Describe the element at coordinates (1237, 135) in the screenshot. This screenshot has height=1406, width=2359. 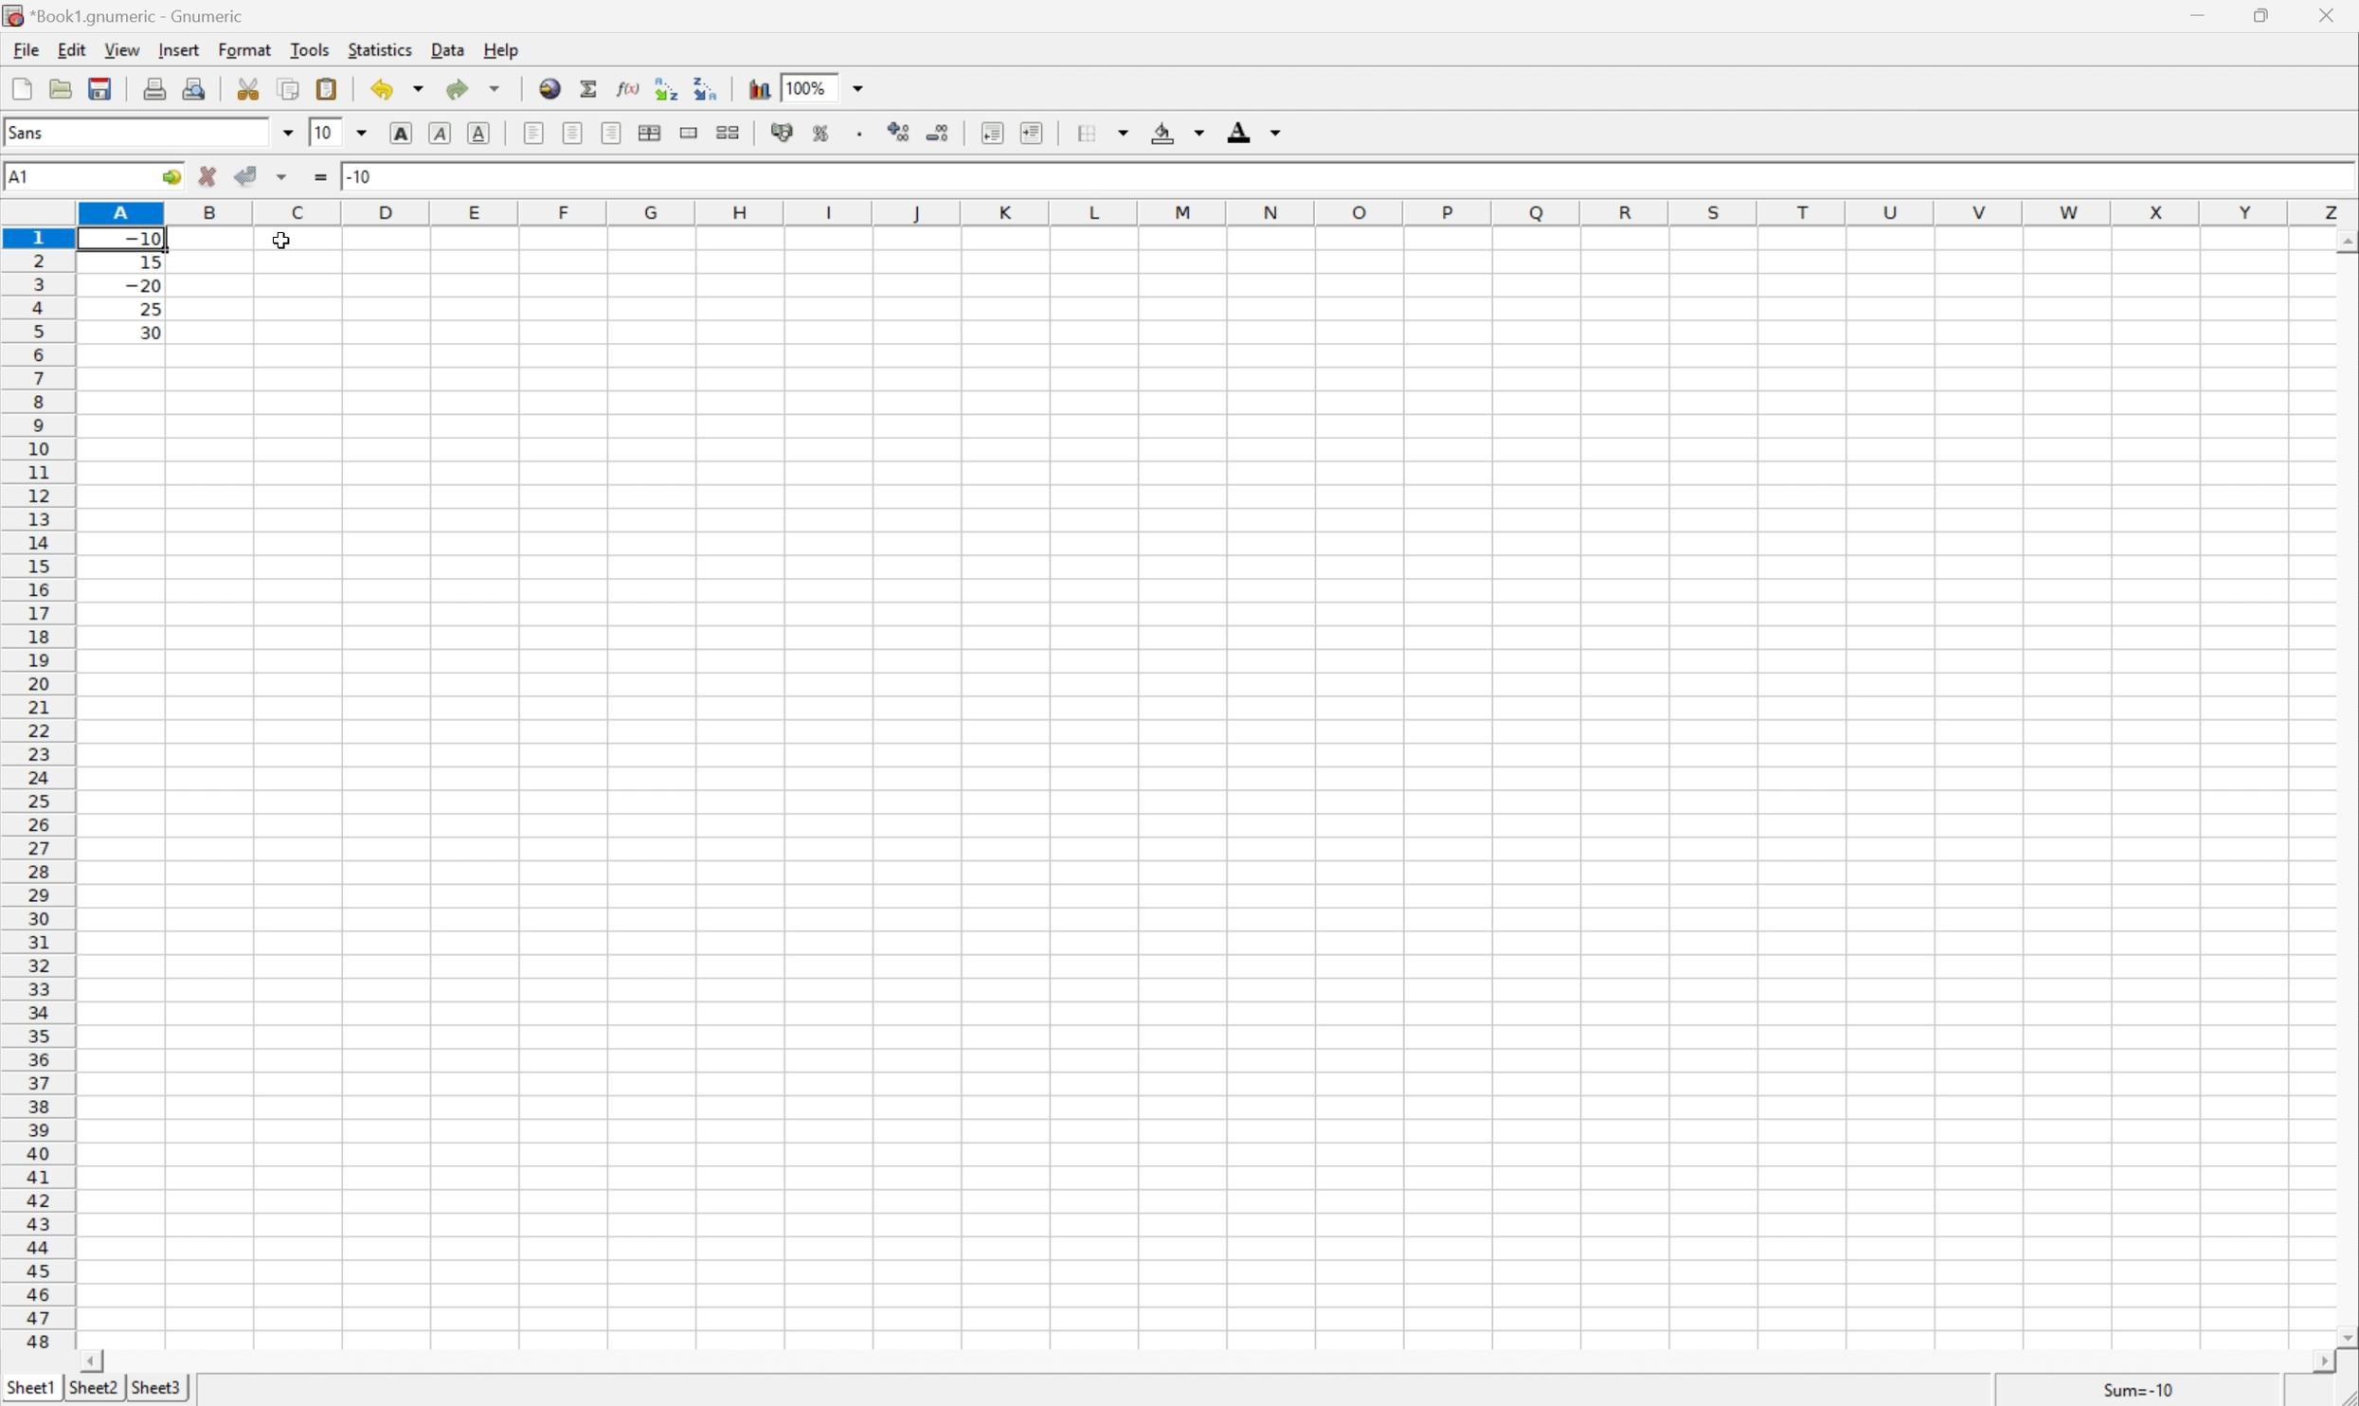
I see `Foreground` at that location.